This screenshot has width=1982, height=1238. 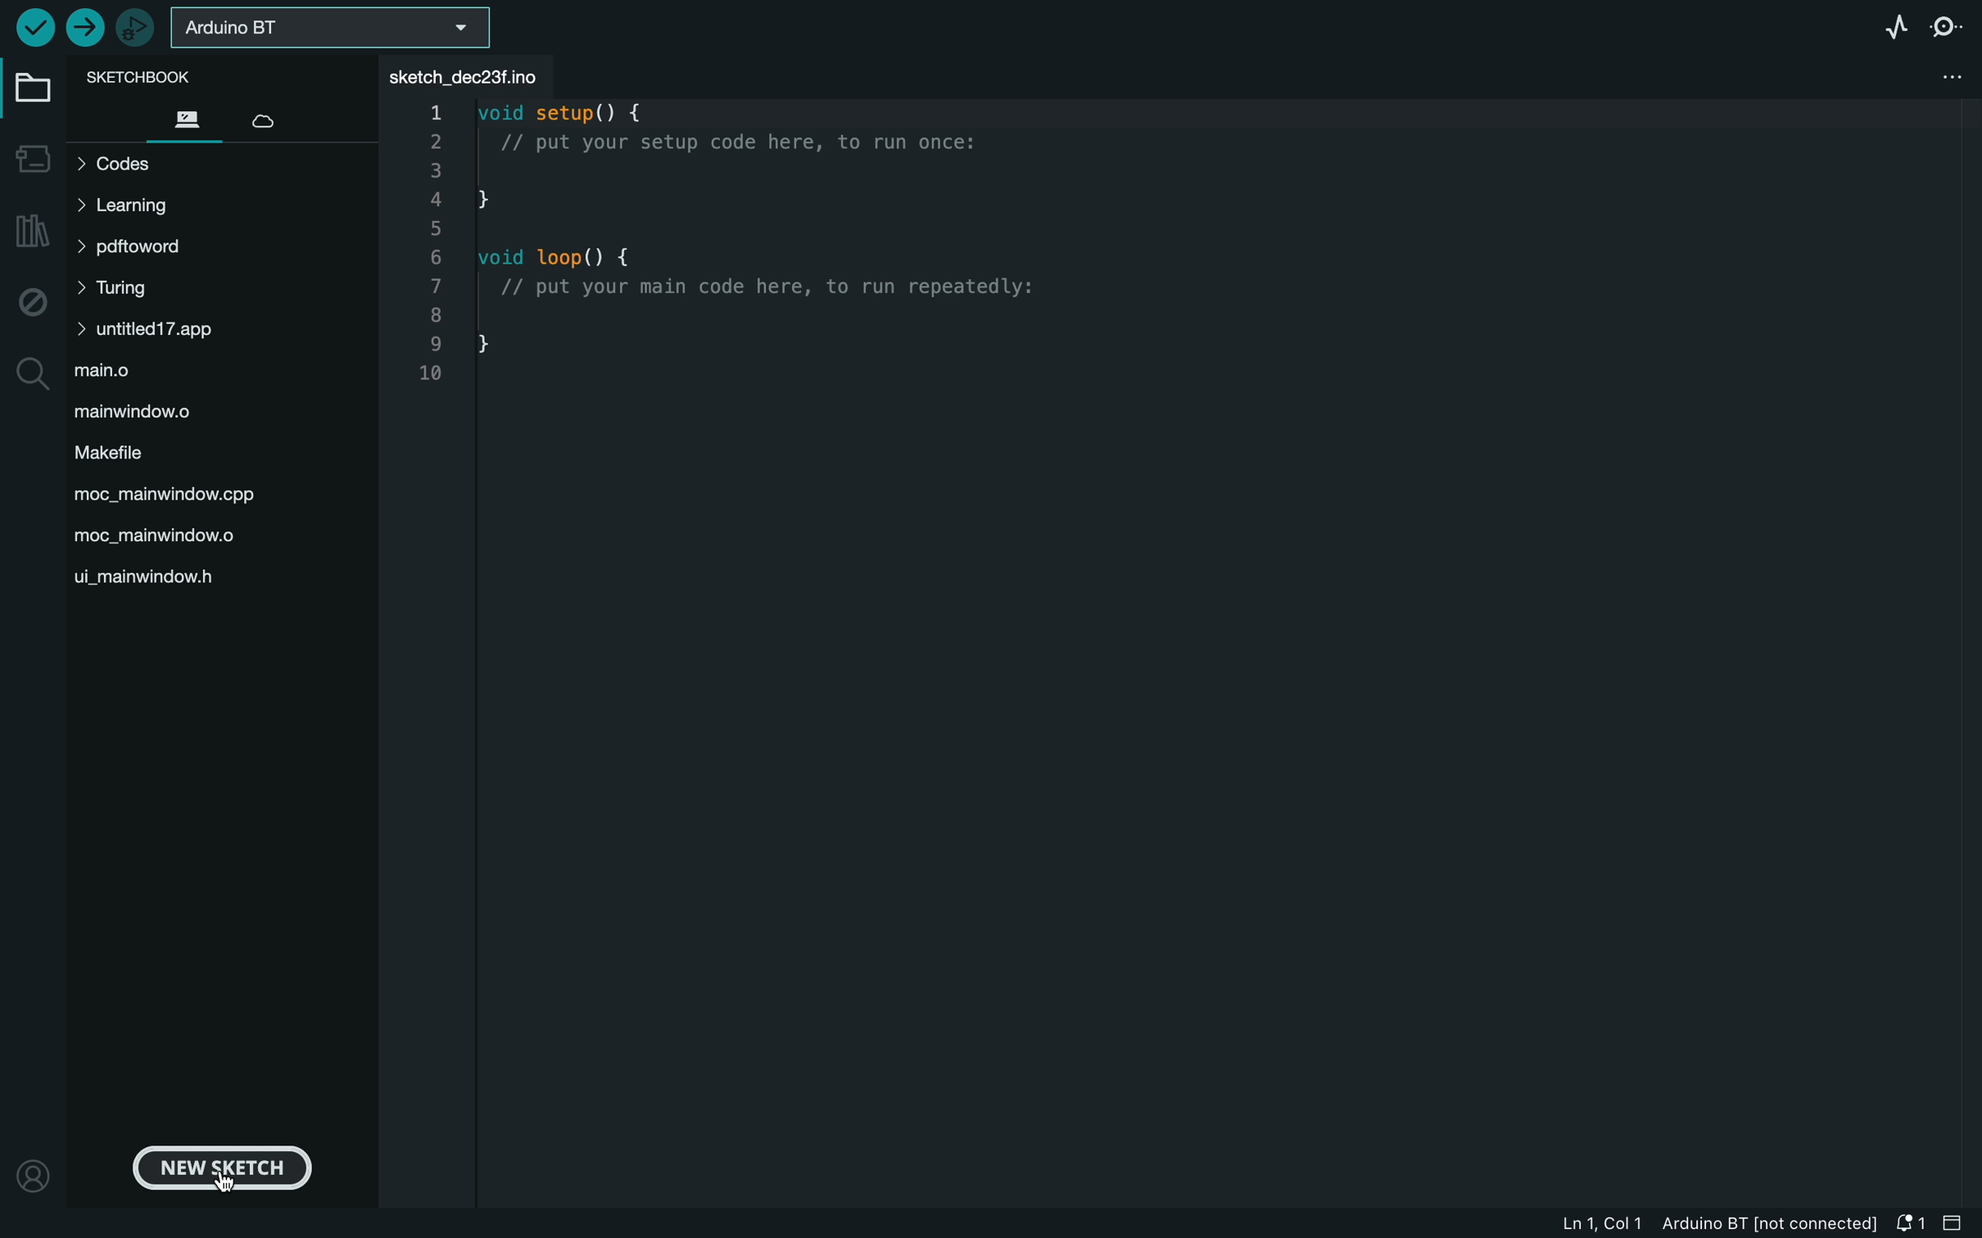 What do you see at coordinates (226, 1169) in the screenshot?
I see `new sketch` at bounding box center [226, 1169].